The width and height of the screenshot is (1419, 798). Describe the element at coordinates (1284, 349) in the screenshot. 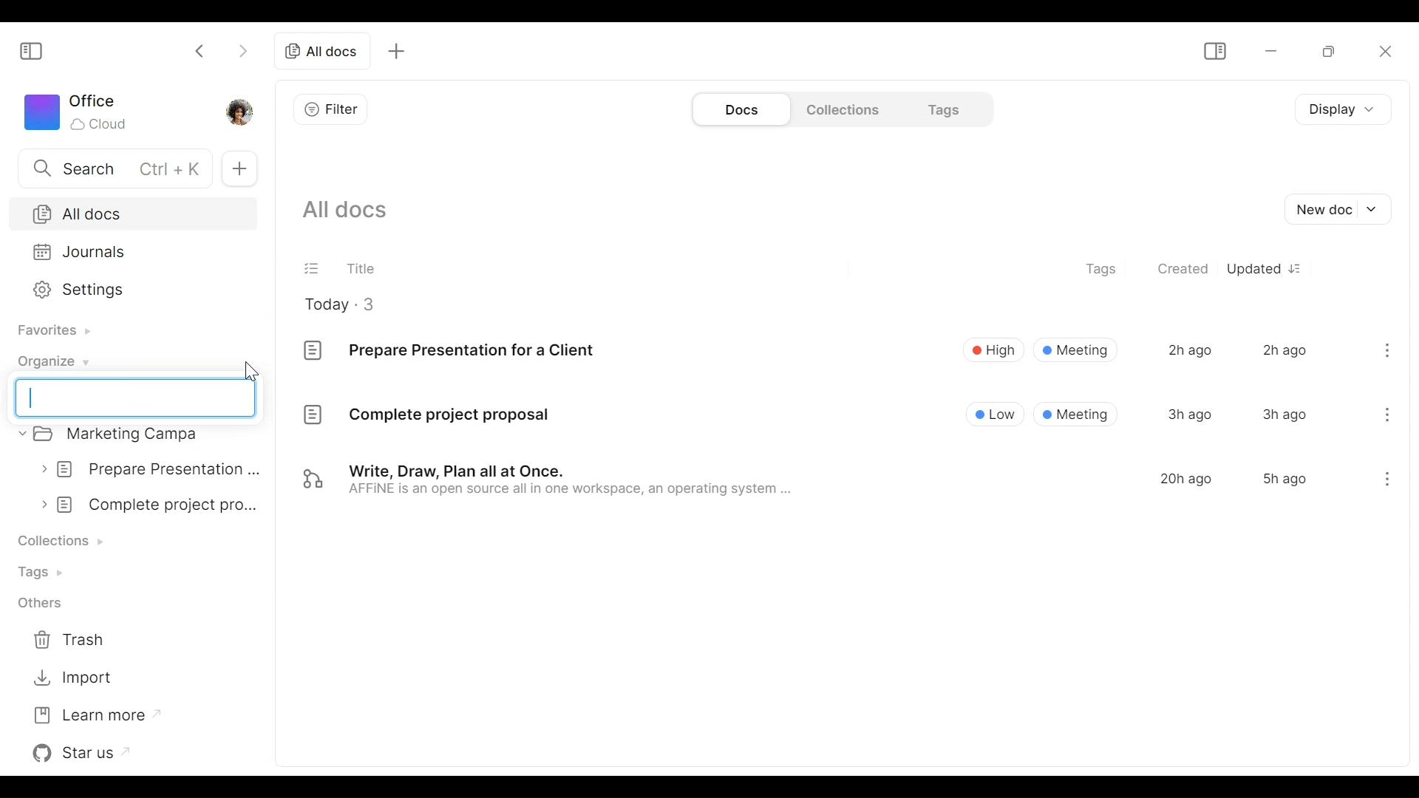

I see `2h ago` at that location.